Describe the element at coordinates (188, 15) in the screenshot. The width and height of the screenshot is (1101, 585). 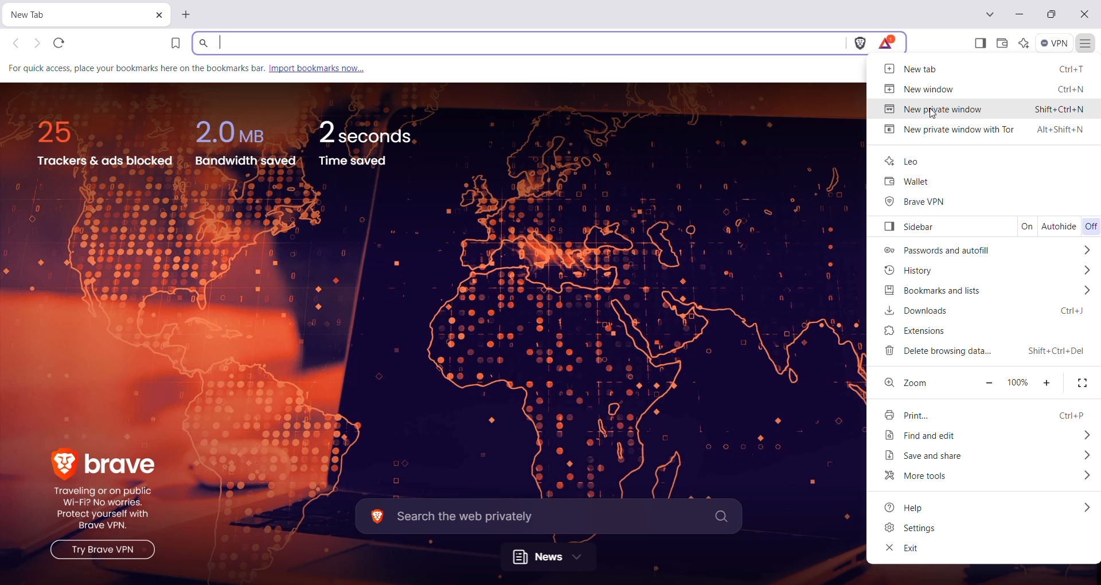
I see `New Tab` at that location.